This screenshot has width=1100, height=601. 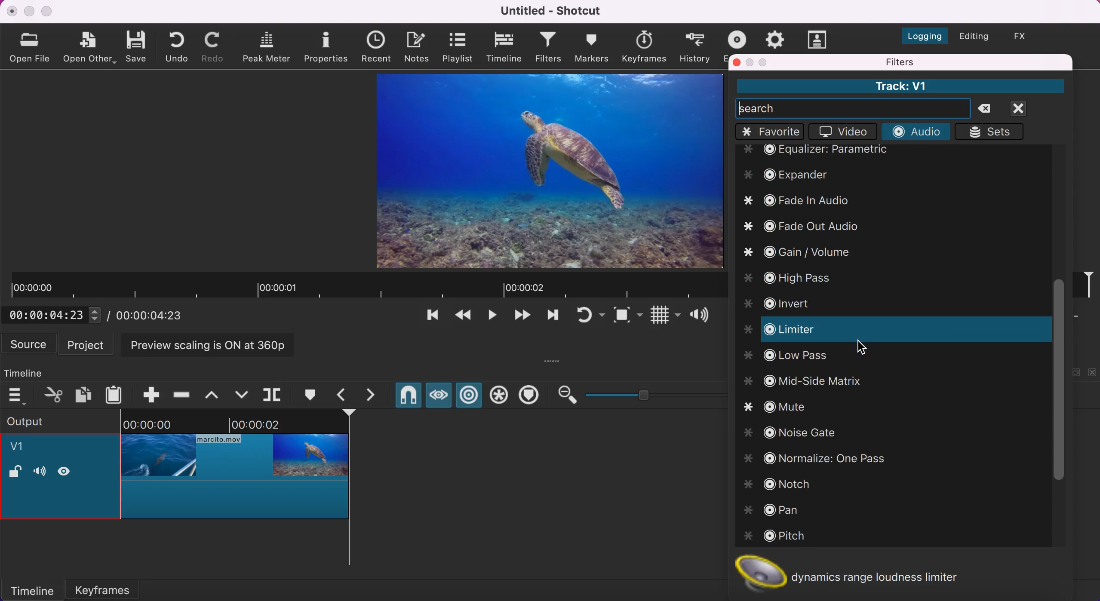 I want to click on clip duration, so click(x=366, y=286).